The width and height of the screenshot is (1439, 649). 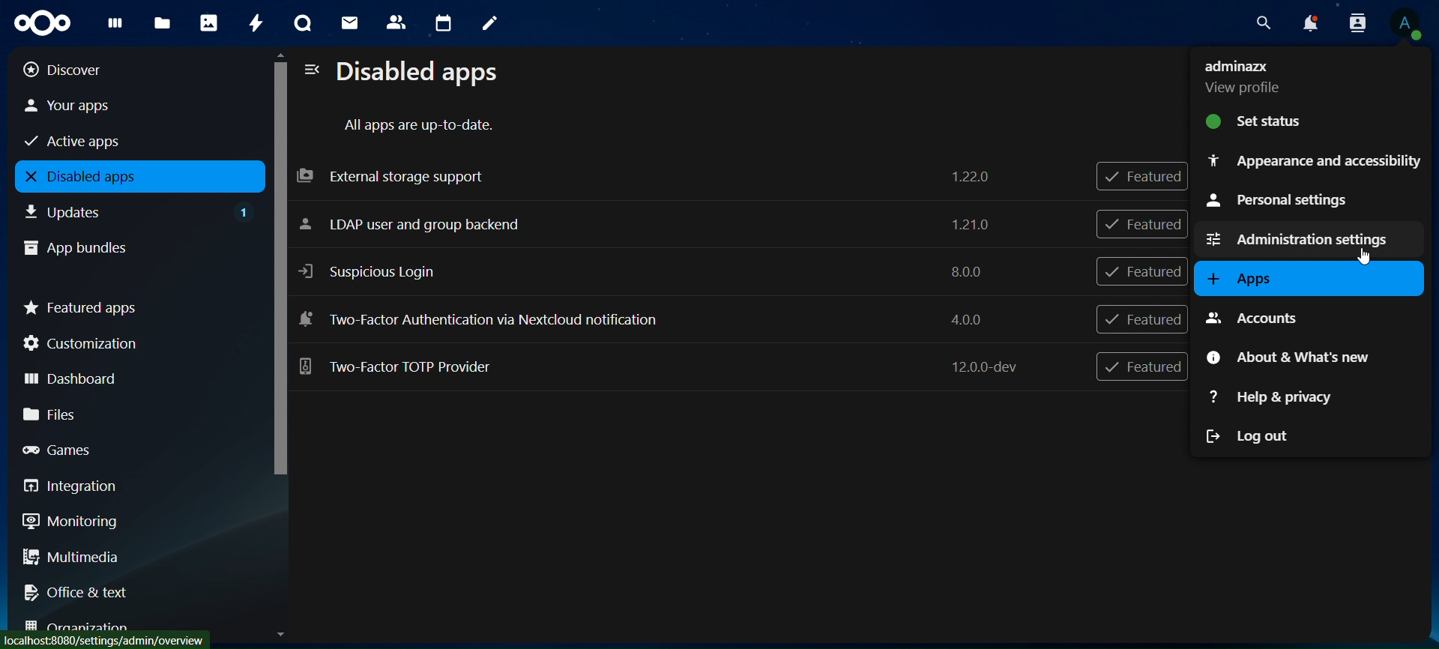 I want to click on updates, so click(x=139, y=210).